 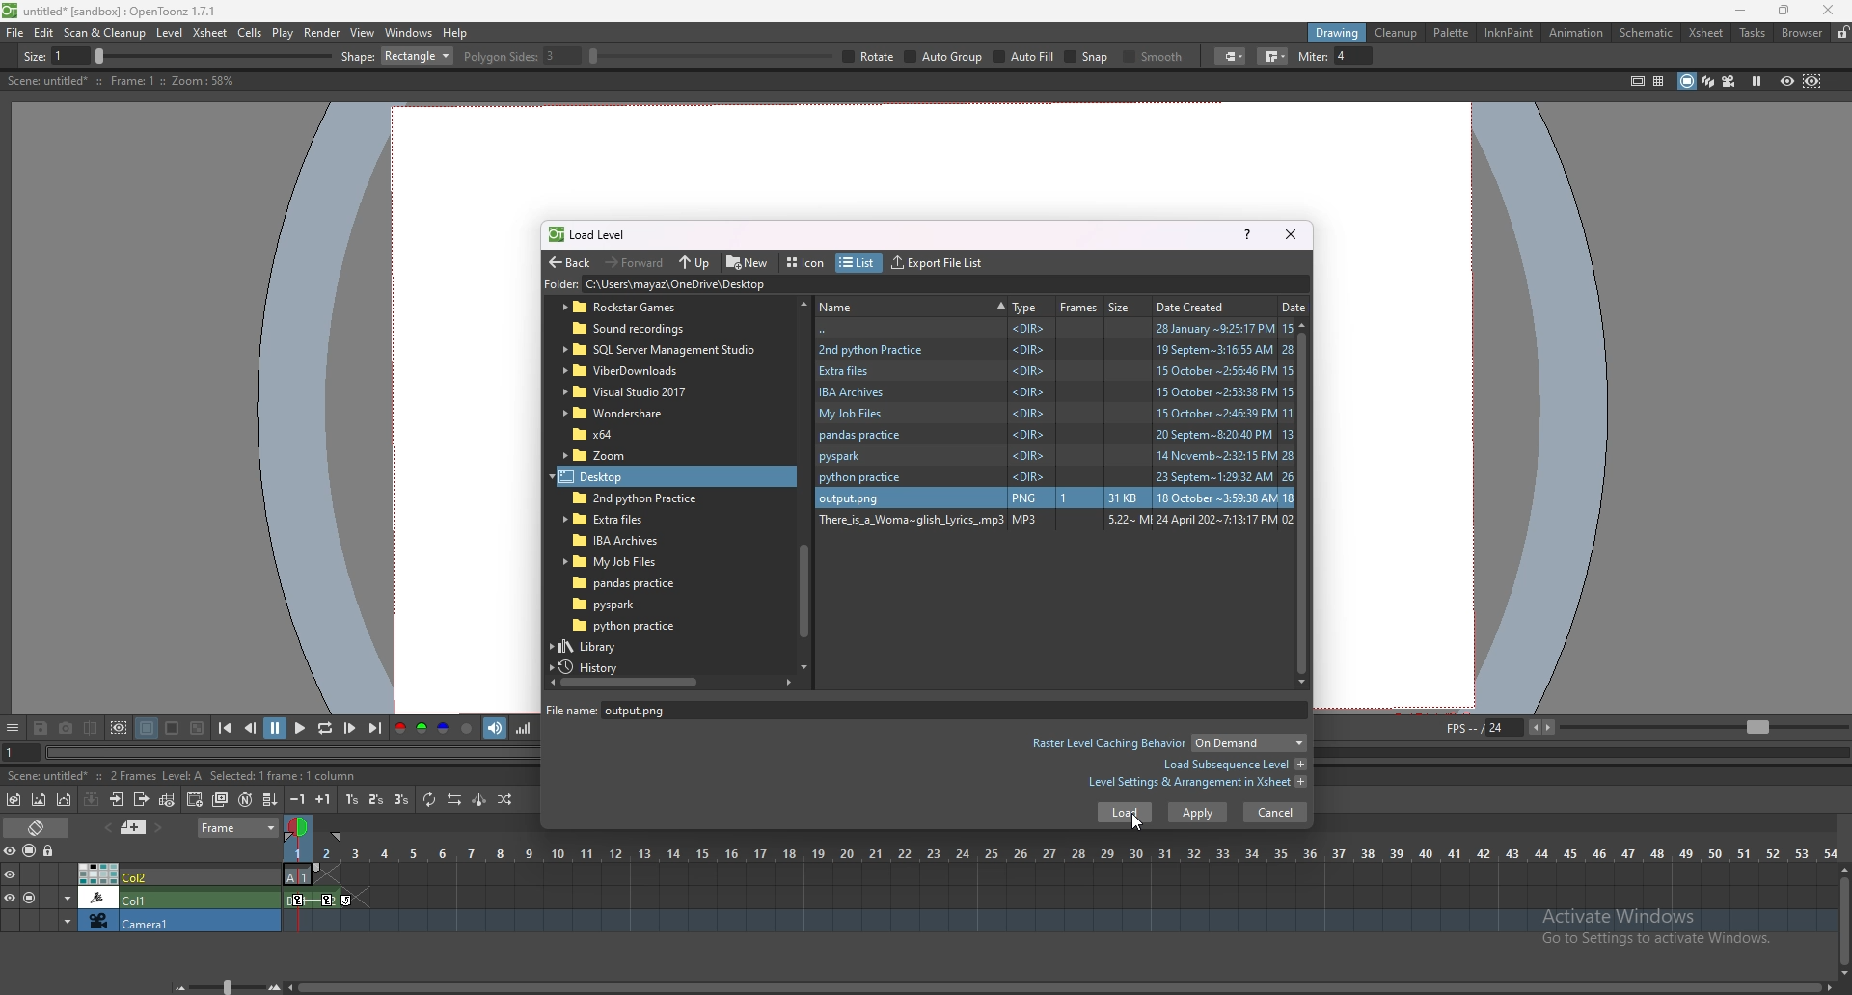 What do you see at coordinates (15, 32) in the screenshot?
I see `file` at bounding box center [15, 32].